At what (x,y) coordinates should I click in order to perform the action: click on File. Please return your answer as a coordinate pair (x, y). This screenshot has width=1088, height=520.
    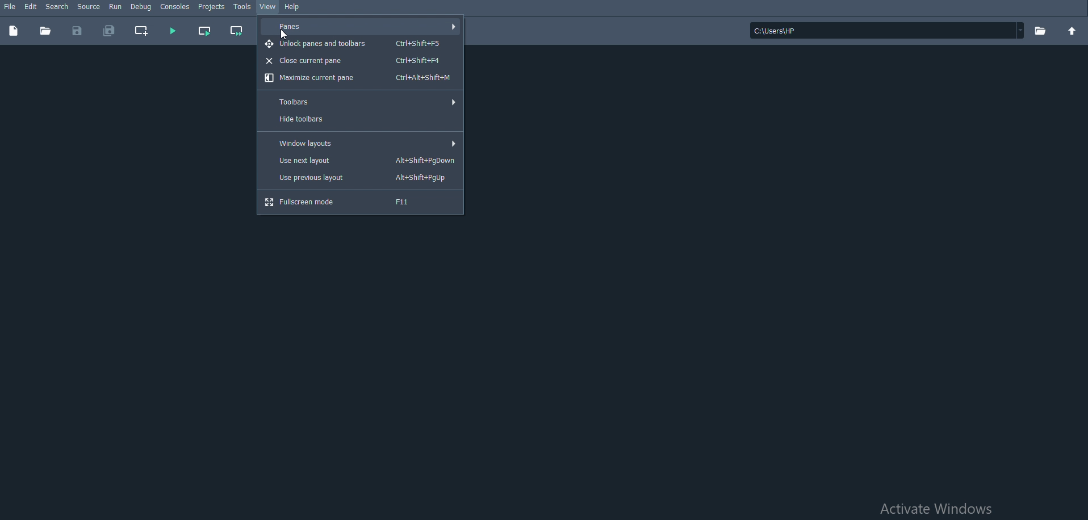
    Looking at the image, I should click on (9, 6).